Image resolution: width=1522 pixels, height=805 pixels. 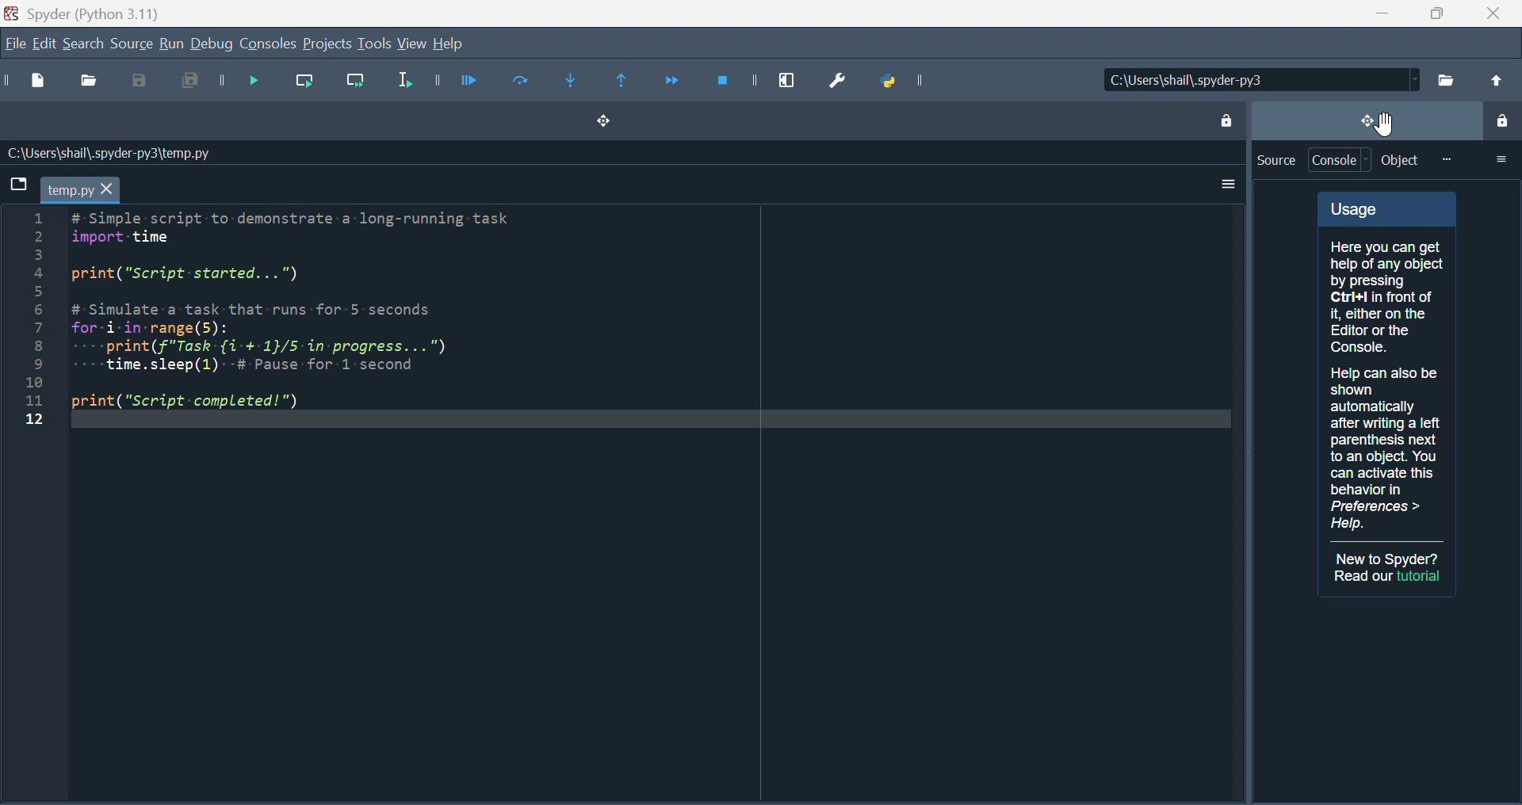 I want to click on Spyder, so click(x=96, y=12).